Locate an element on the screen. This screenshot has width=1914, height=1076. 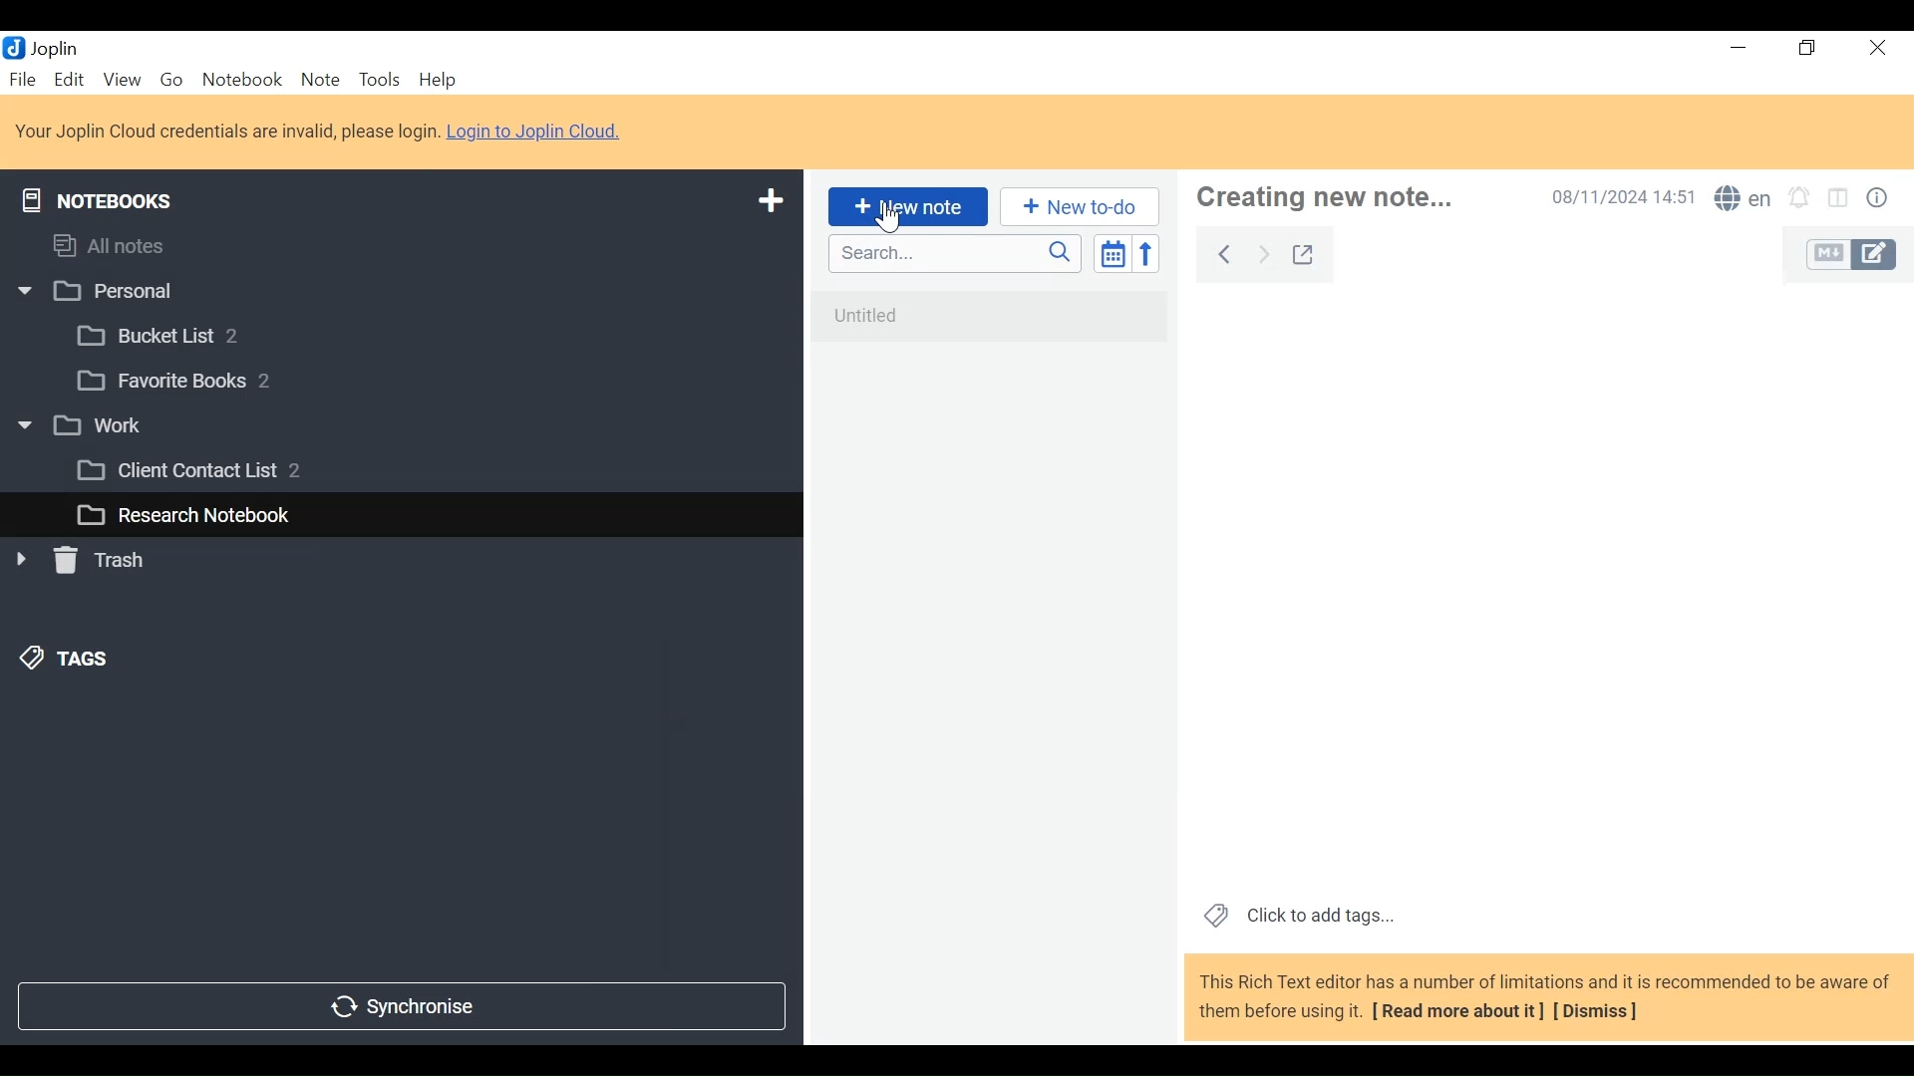
Minimize is located at coordinates (1737, 48).